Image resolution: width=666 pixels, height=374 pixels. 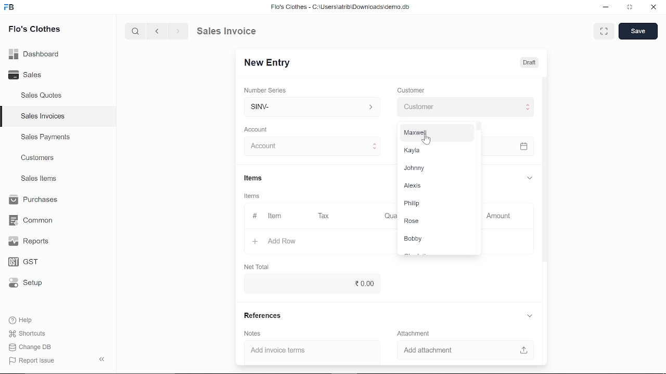 I want to click on hide, so click(x=103, y=358).